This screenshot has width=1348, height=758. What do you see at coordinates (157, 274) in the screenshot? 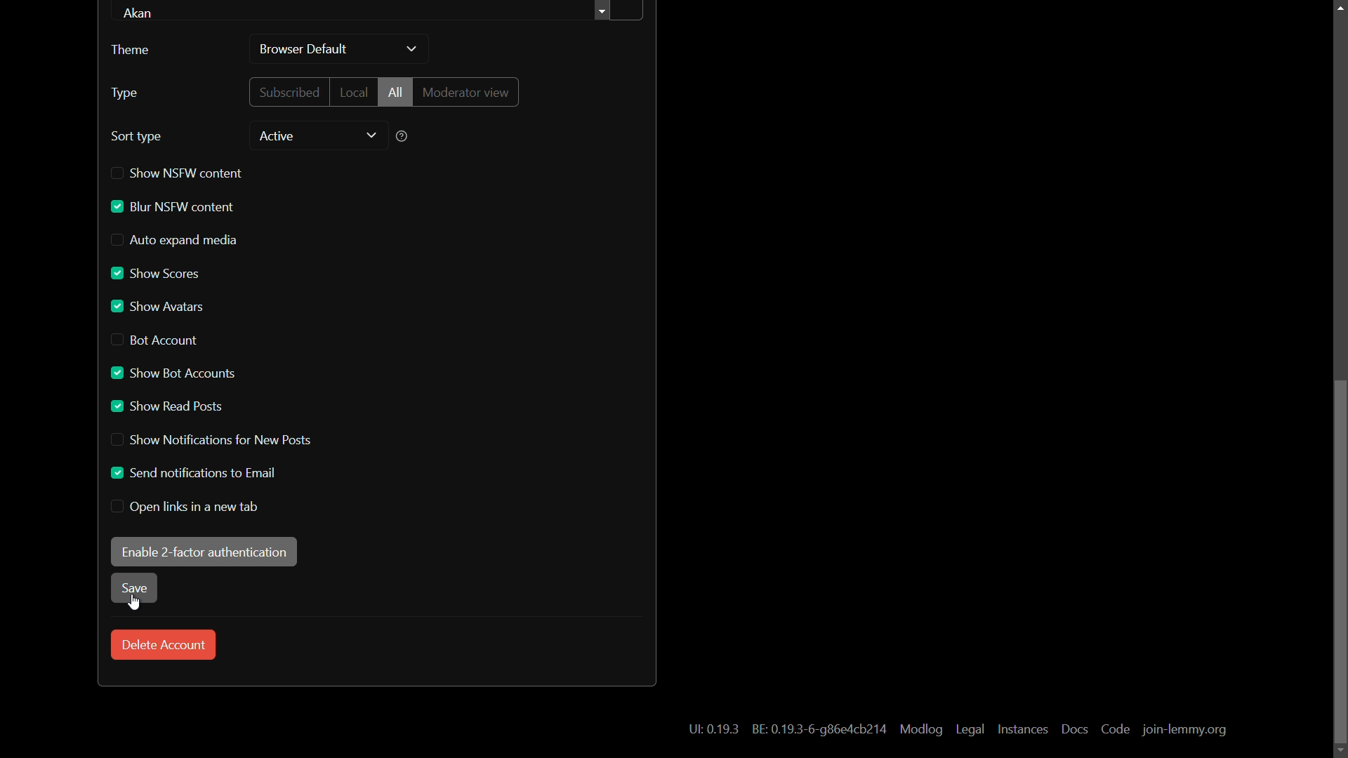
I see `show scores` at bounding box center [157, 274].